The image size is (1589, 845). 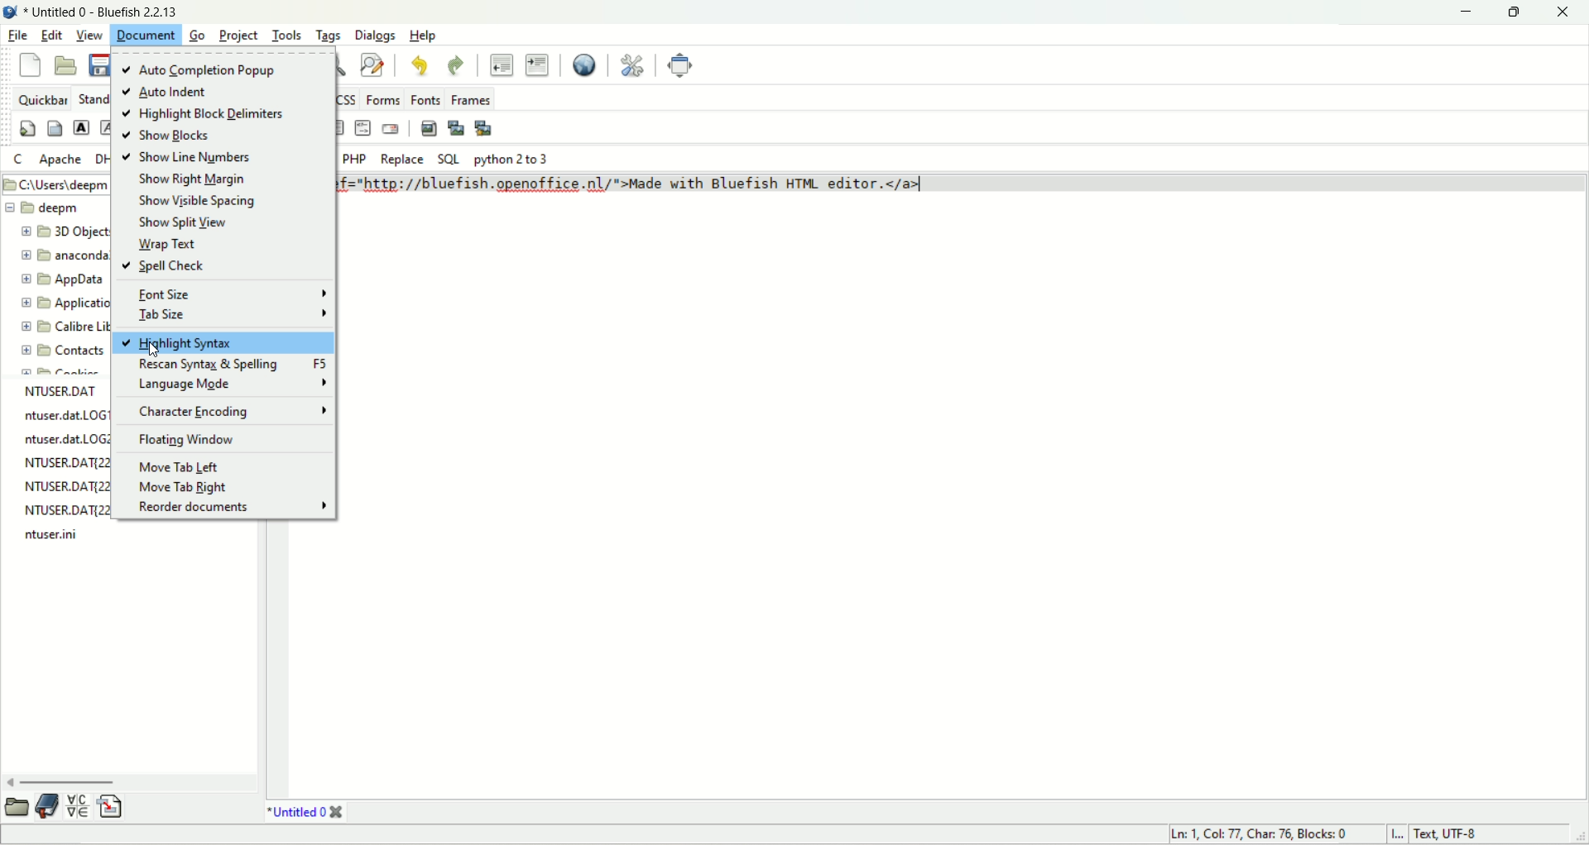 What do you see at coordinates (356, 159) in the screenshot?
I see `PHP` at bounding box center [356, 159].